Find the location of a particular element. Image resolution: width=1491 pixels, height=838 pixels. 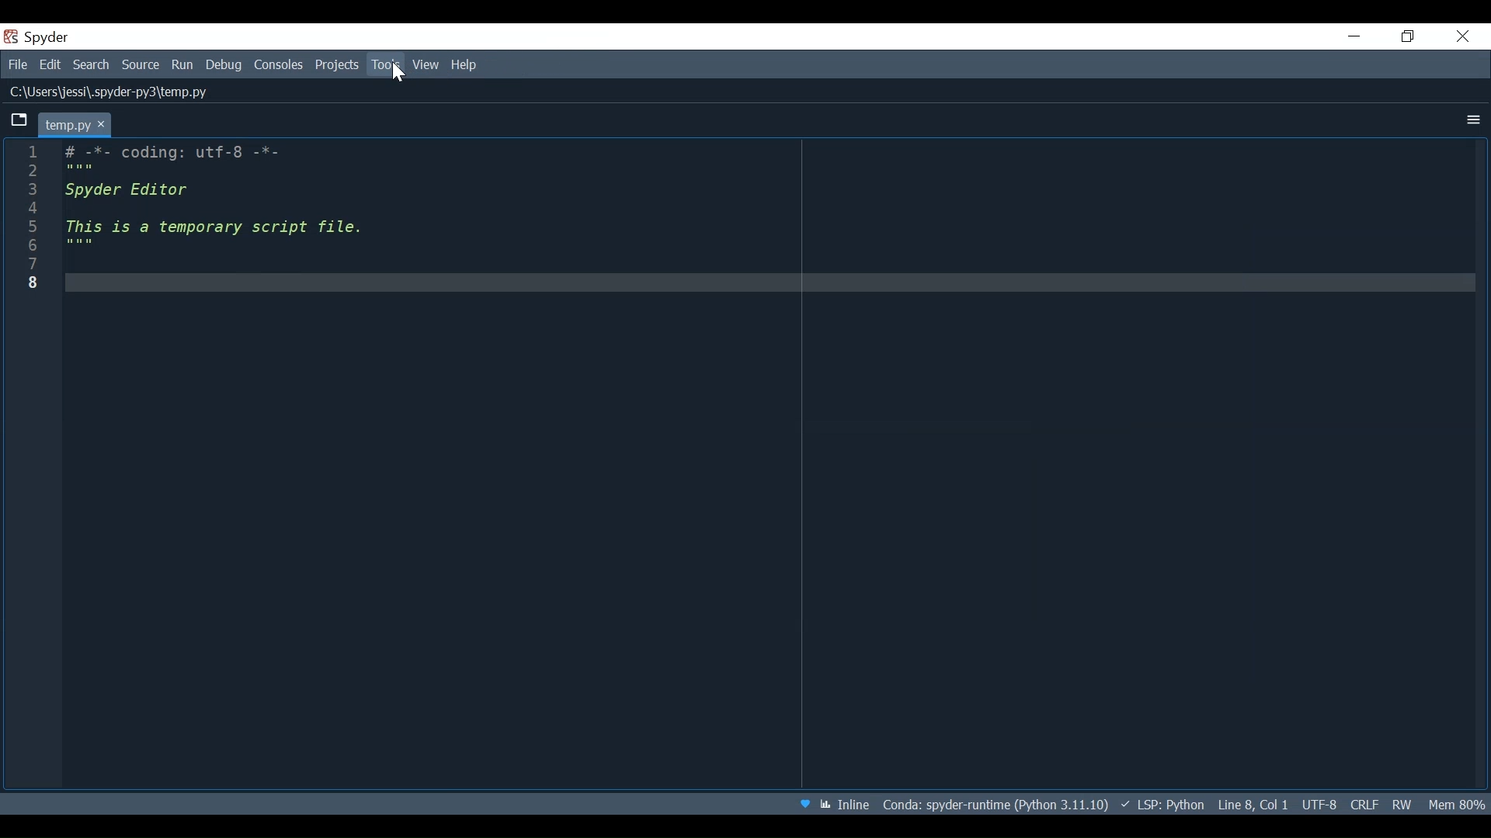

File Encoding is located at coordinates (1319, 805).